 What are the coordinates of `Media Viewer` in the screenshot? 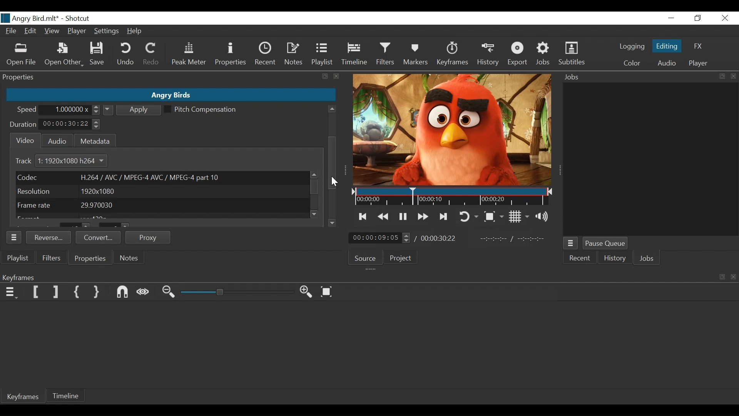 It's located at (453, 130).